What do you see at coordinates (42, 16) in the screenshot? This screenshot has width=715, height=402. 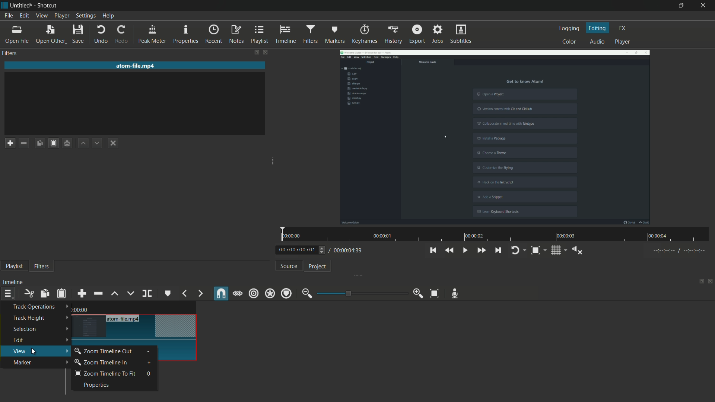 I see `view menu` at bounding box center [42, 16].